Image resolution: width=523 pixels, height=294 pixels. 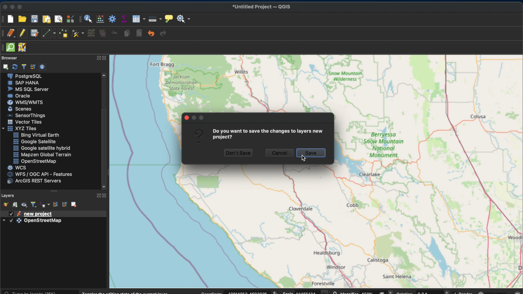 What do you see at coordinates (22, 47) in the screenshot?
I see `JOSM remote` at bounding box center [22, 47].